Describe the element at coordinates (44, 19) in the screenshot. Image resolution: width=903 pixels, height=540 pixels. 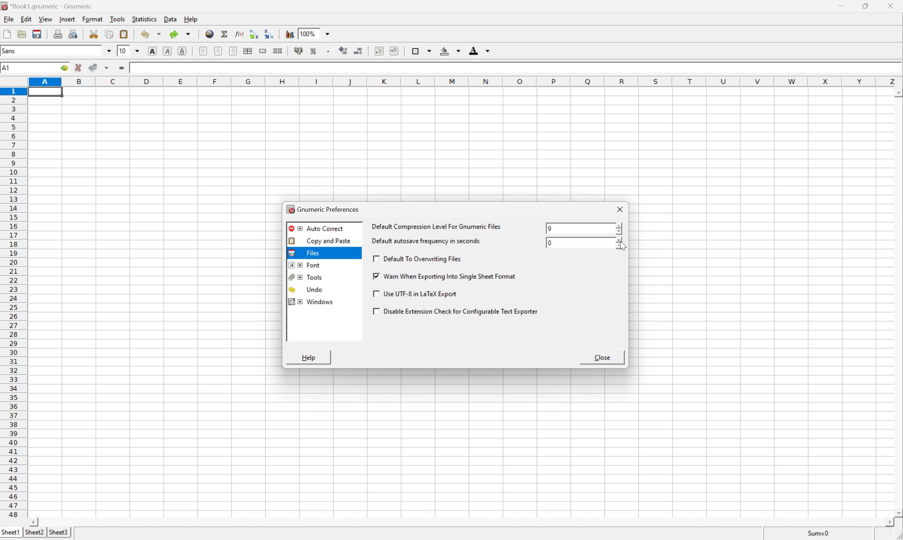
I see `view` at that location.